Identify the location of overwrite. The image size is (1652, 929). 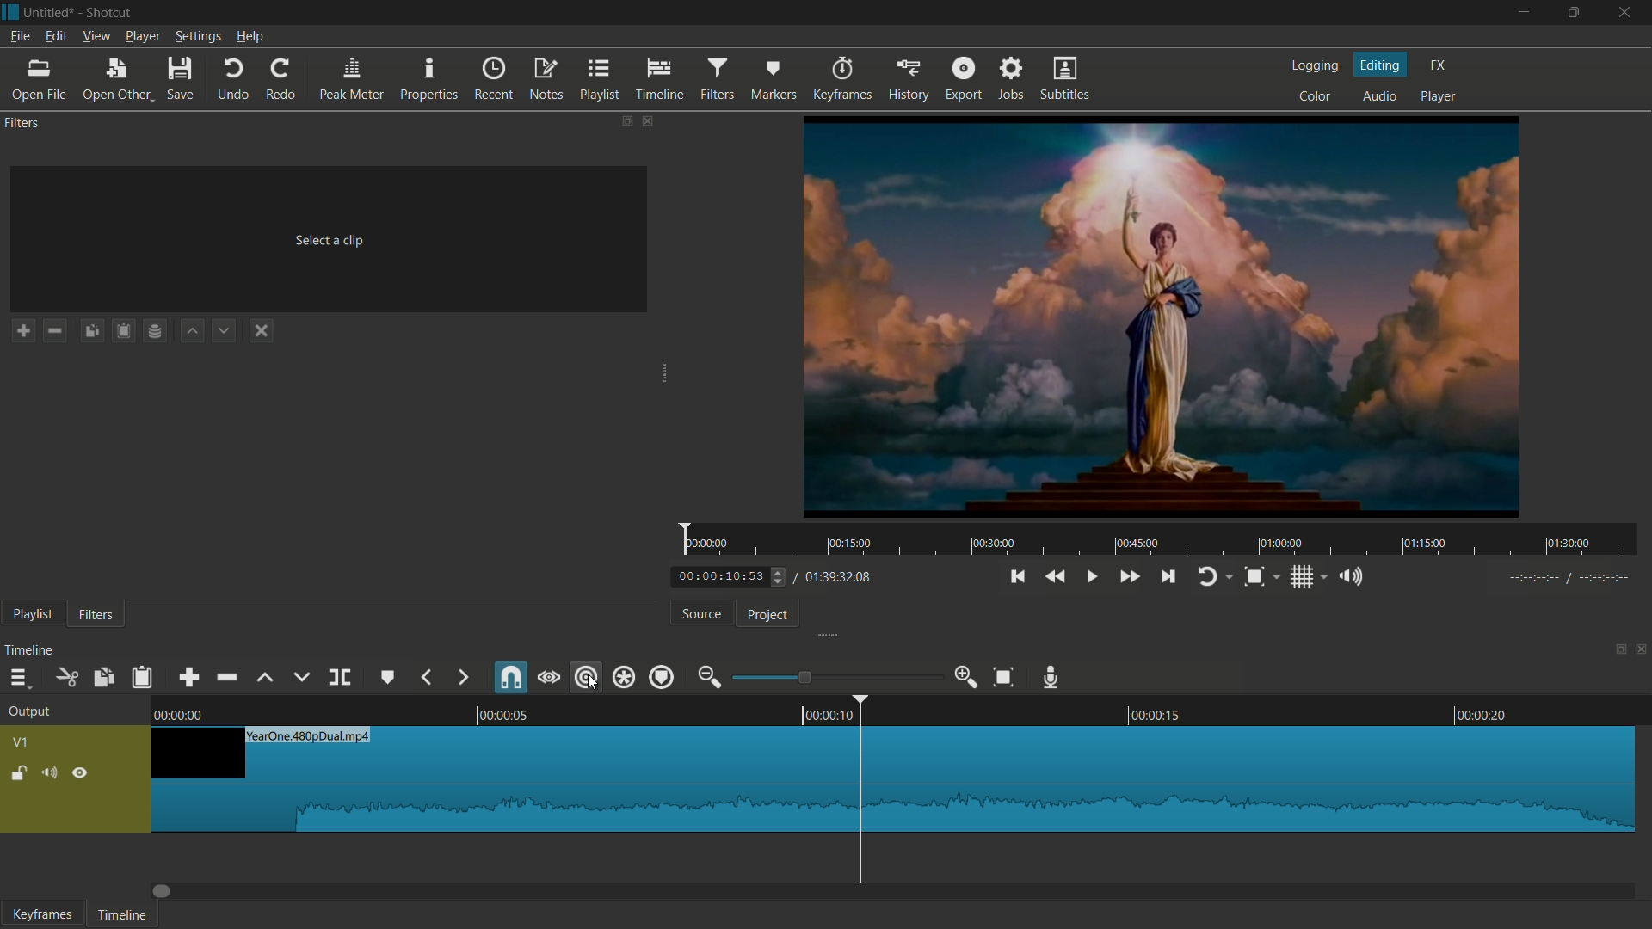
(300, 678).